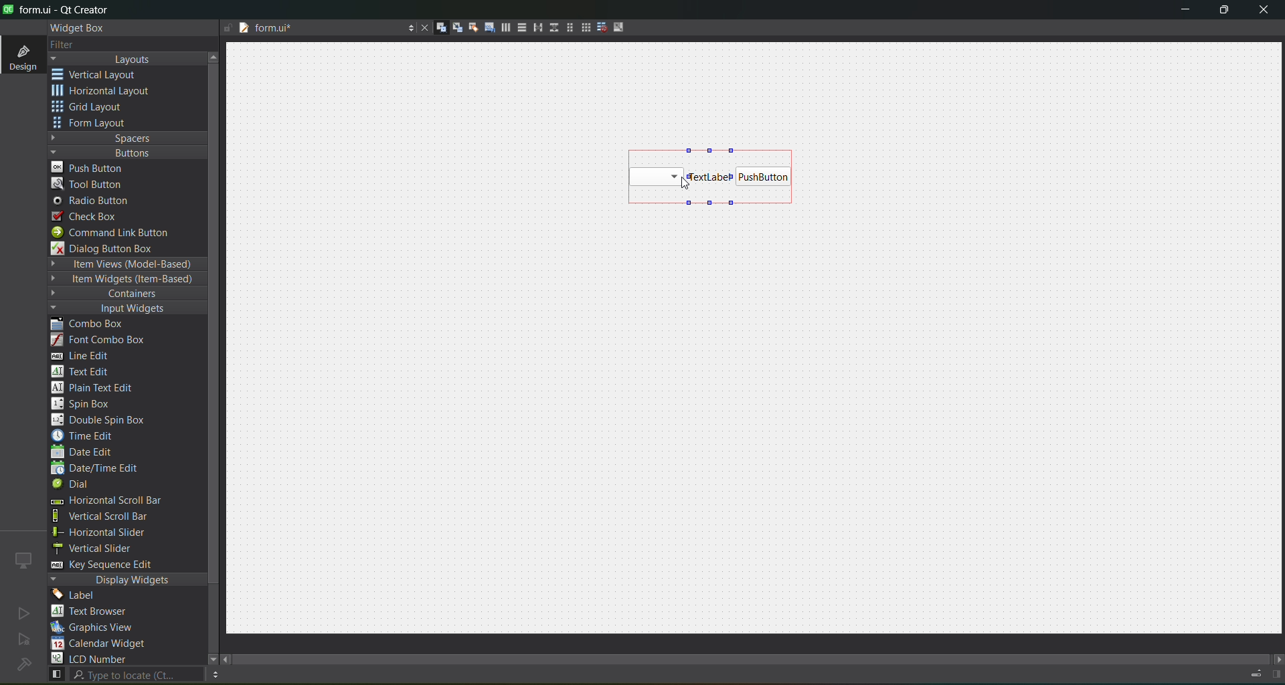  What do you see at coordinates (87, 435) in the screenshot?
I see `time edit` at bounding box center [87, 435].